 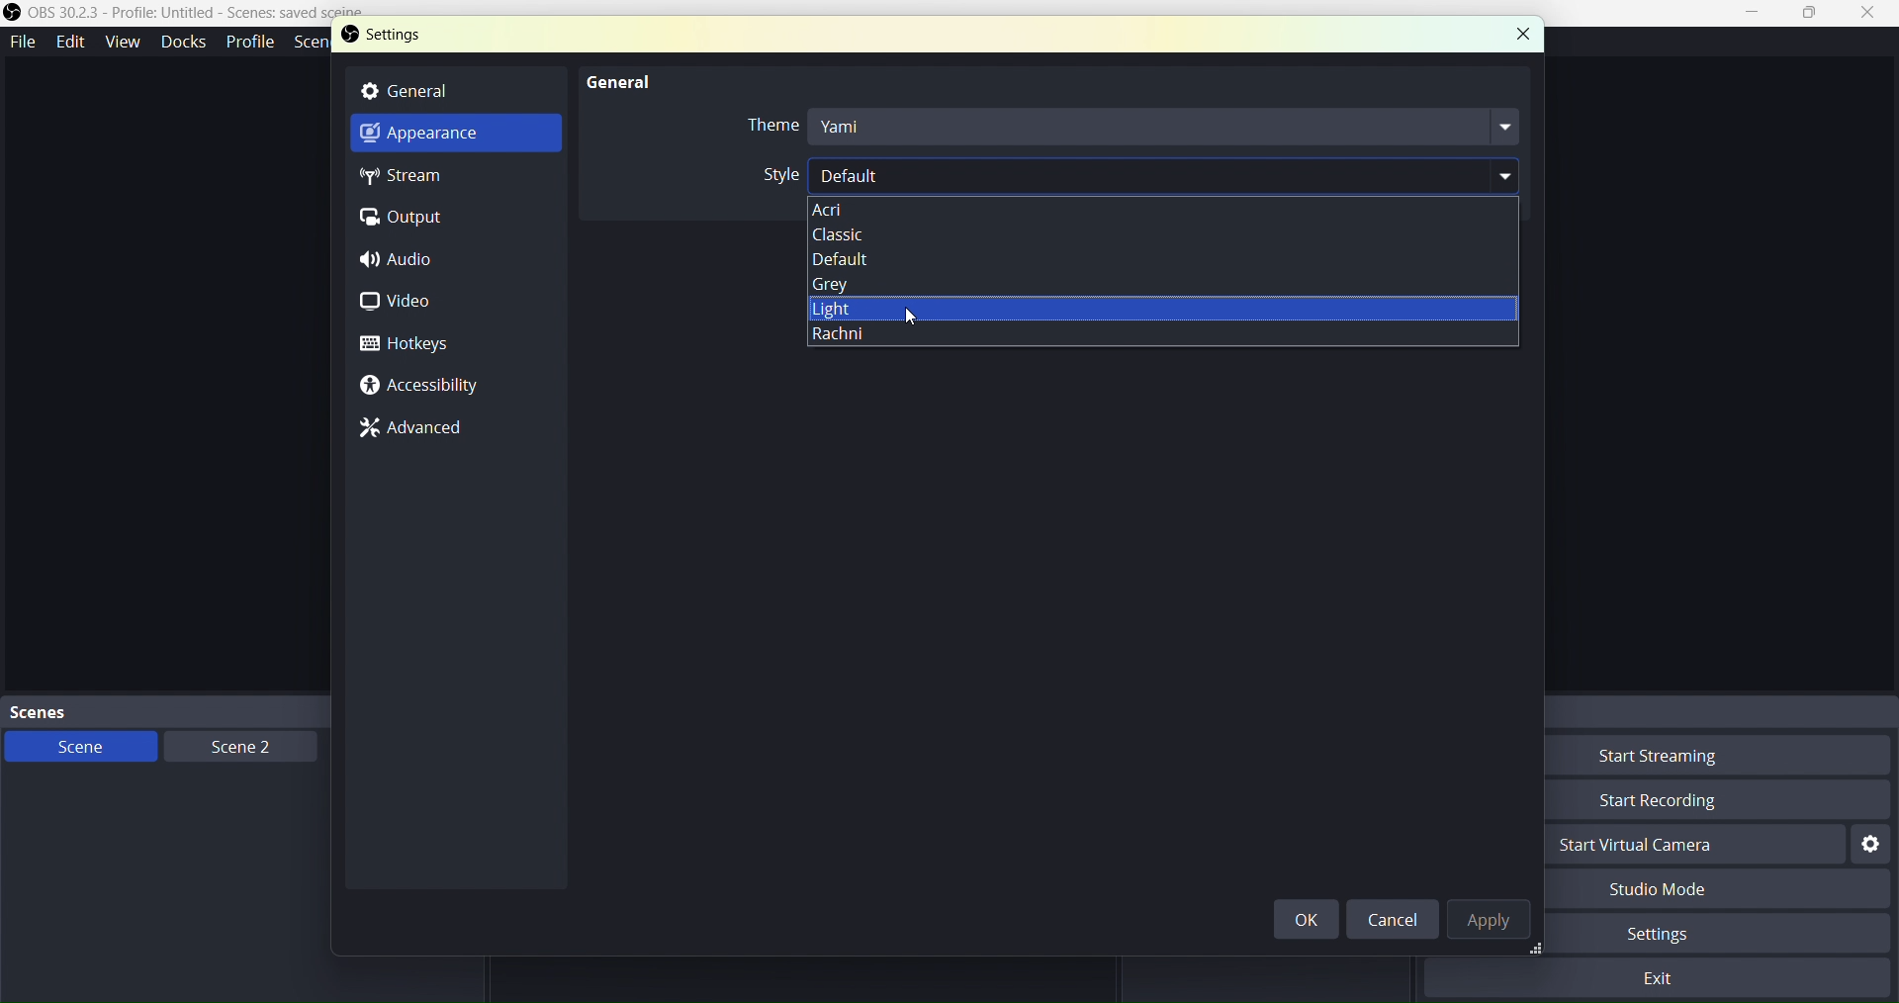 What do you see at coordinates (120, 41) in the screenshot?
I see `View` at bounding box center [120, 41].